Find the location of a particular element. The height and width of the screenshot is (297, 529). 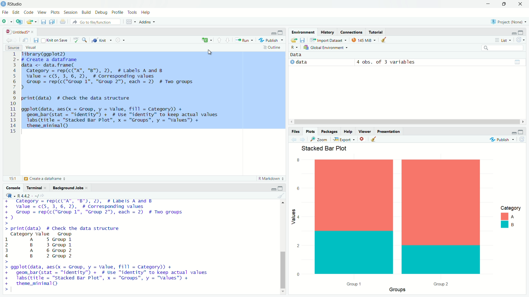

Refresh current plot is located at coordinates (523, 139).